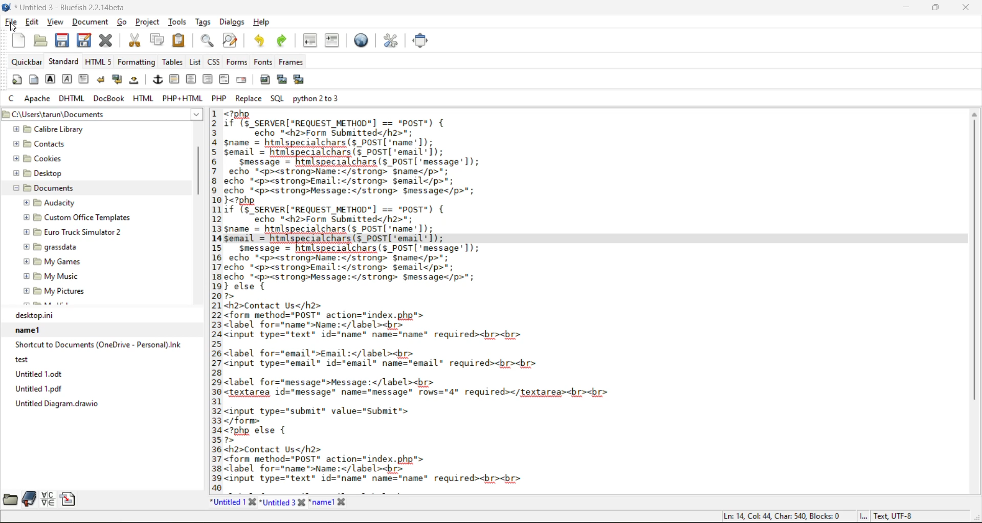 This screenshot has width=982, height=523. What do you see at coordinates (99, 330) in the screenshot?
I see `name1` at bounding box center [99, 330].